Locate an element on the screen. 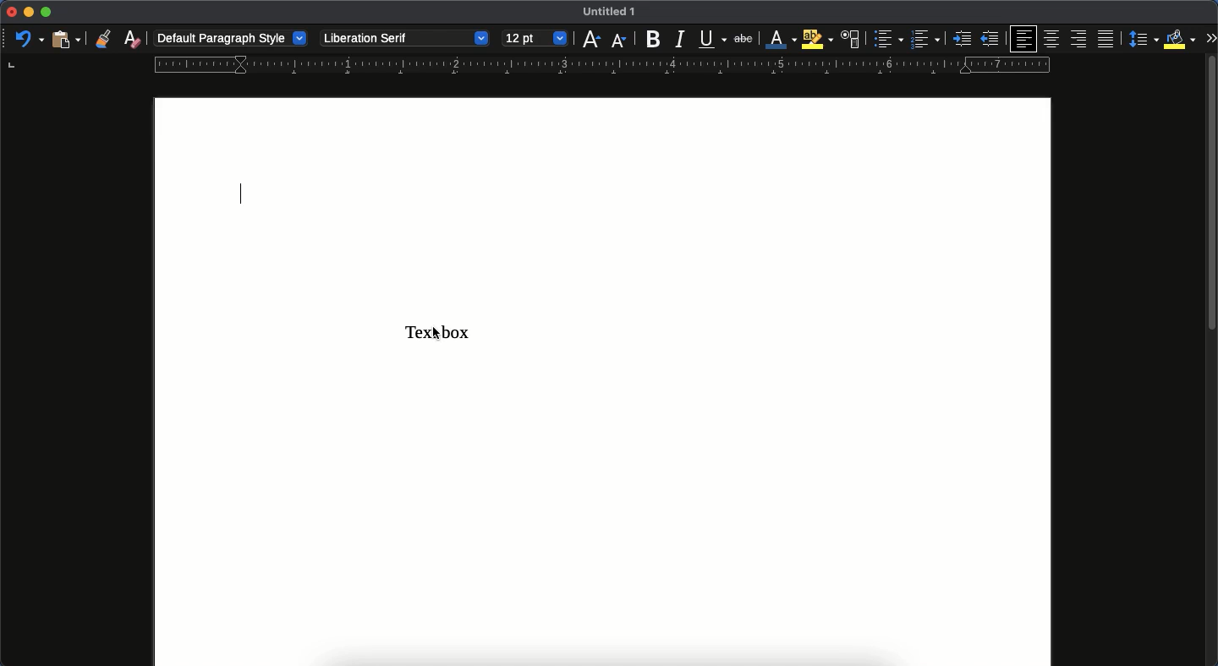 Image resolution: width=1218 pixels, height=666 pixels. cursor is located at coordinates (437, 334).